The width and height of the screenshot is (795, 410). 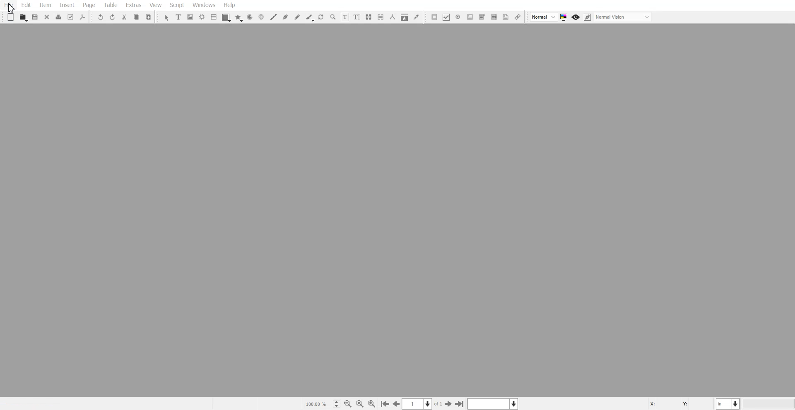 I want to click on Rotate Item, so click(x=322, y=17).